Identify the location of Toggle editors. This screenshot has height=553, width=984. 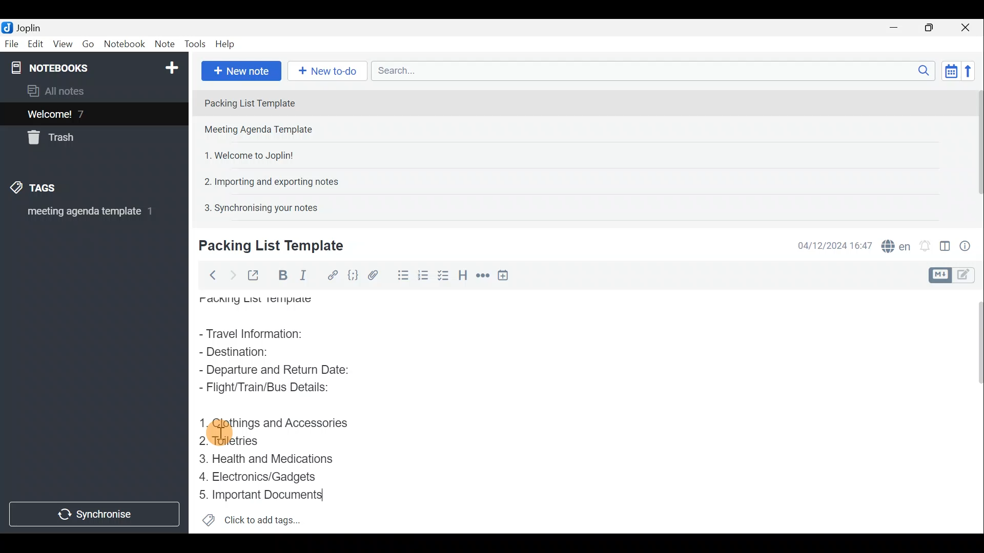
(941, 274).